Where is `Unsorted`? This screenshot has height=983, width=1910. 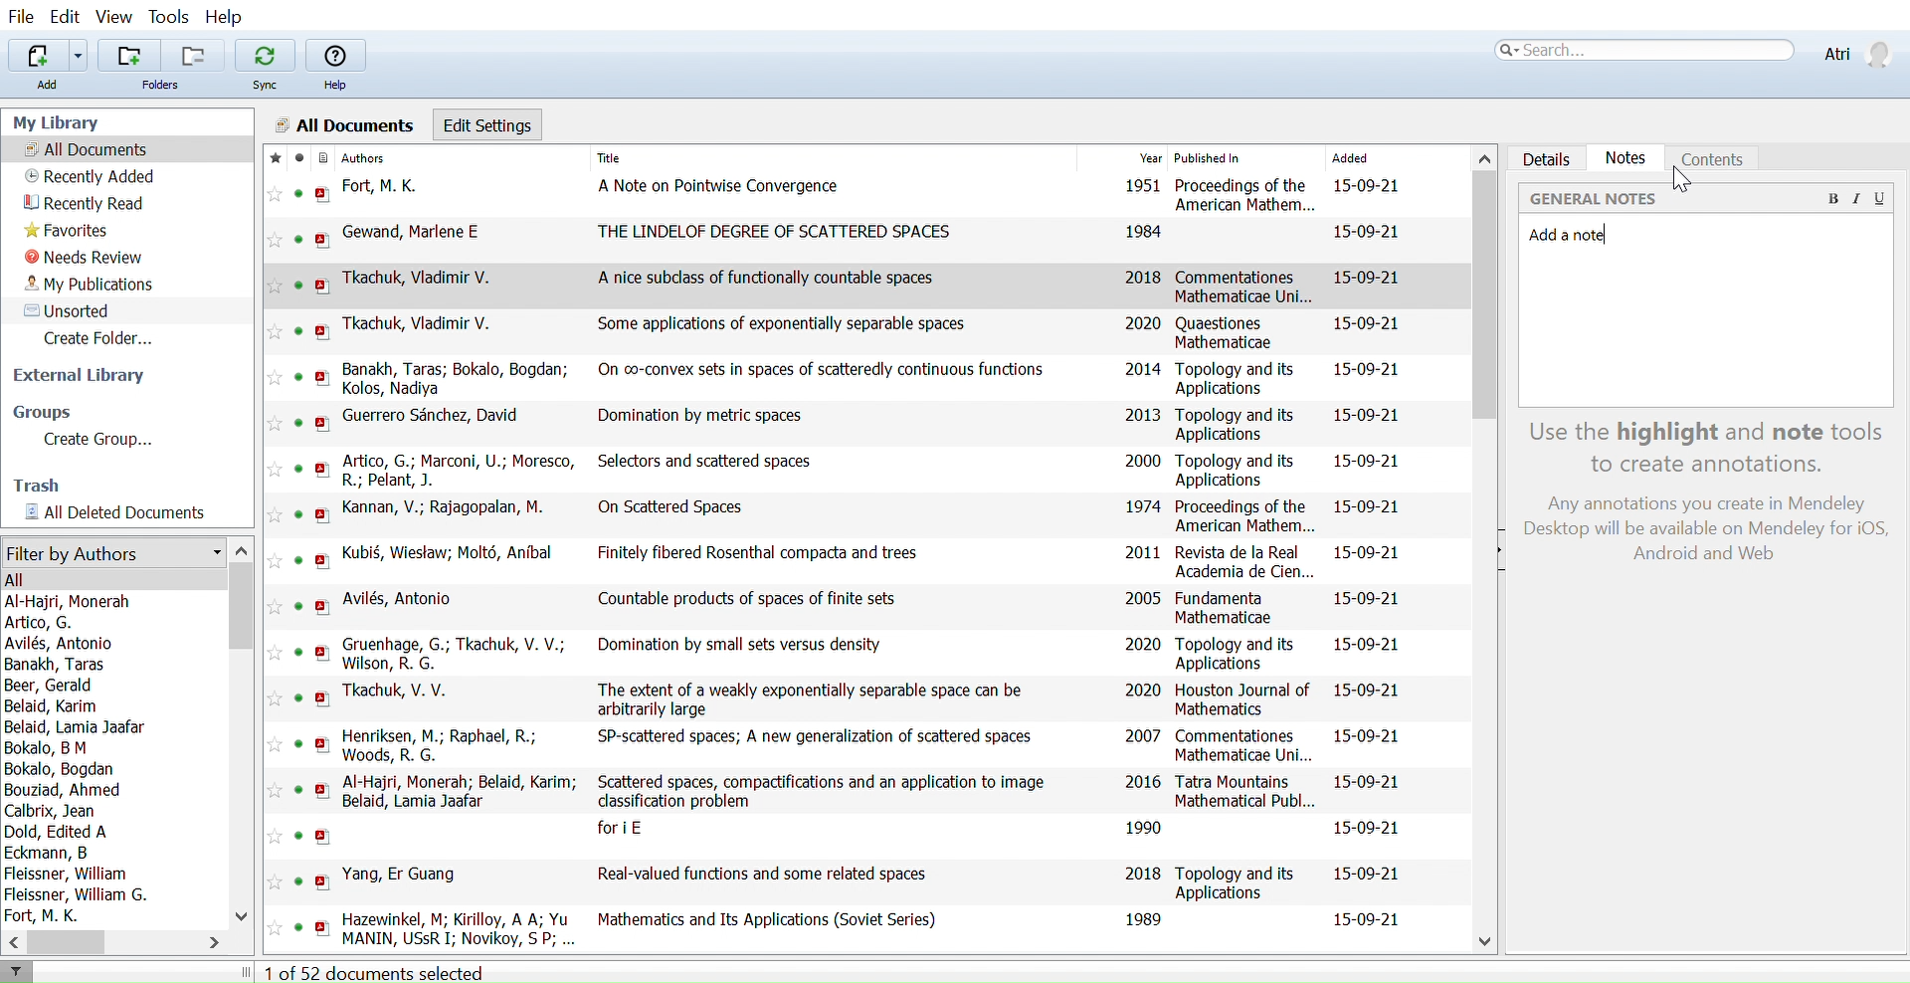
Unsorted is located at coordinates (69, 311).